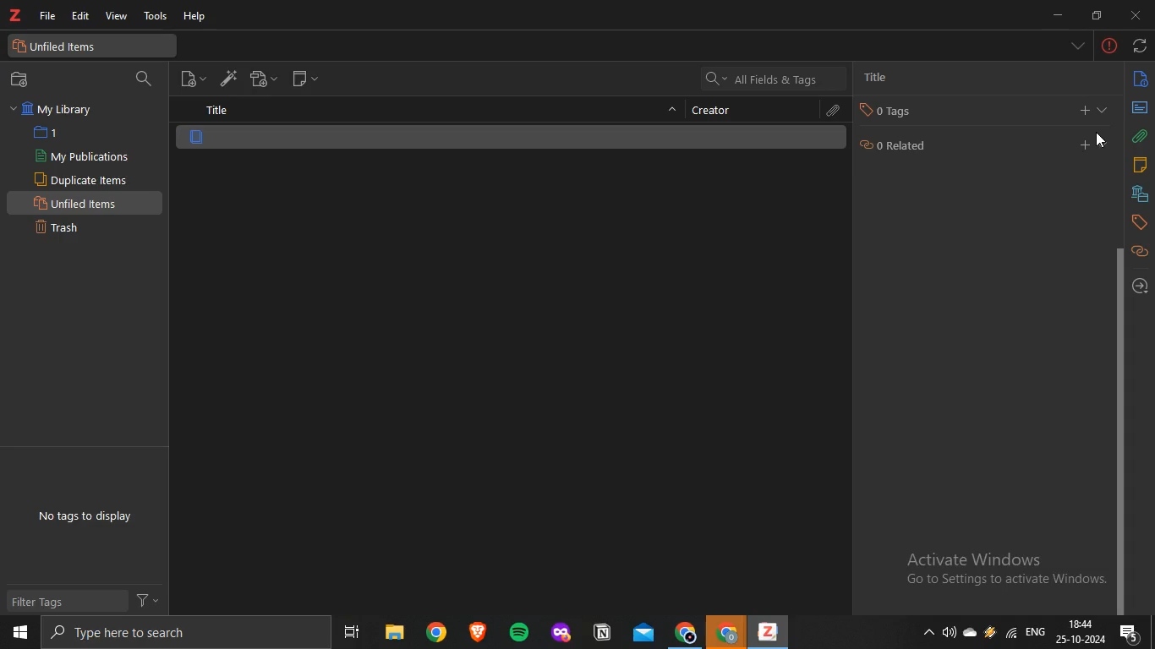 The width and height of the screenshot is (1155, 649). What do you see at coordinates (1085, 165) in the screenshot?
I see `add` at bounding box center [1085, 165].